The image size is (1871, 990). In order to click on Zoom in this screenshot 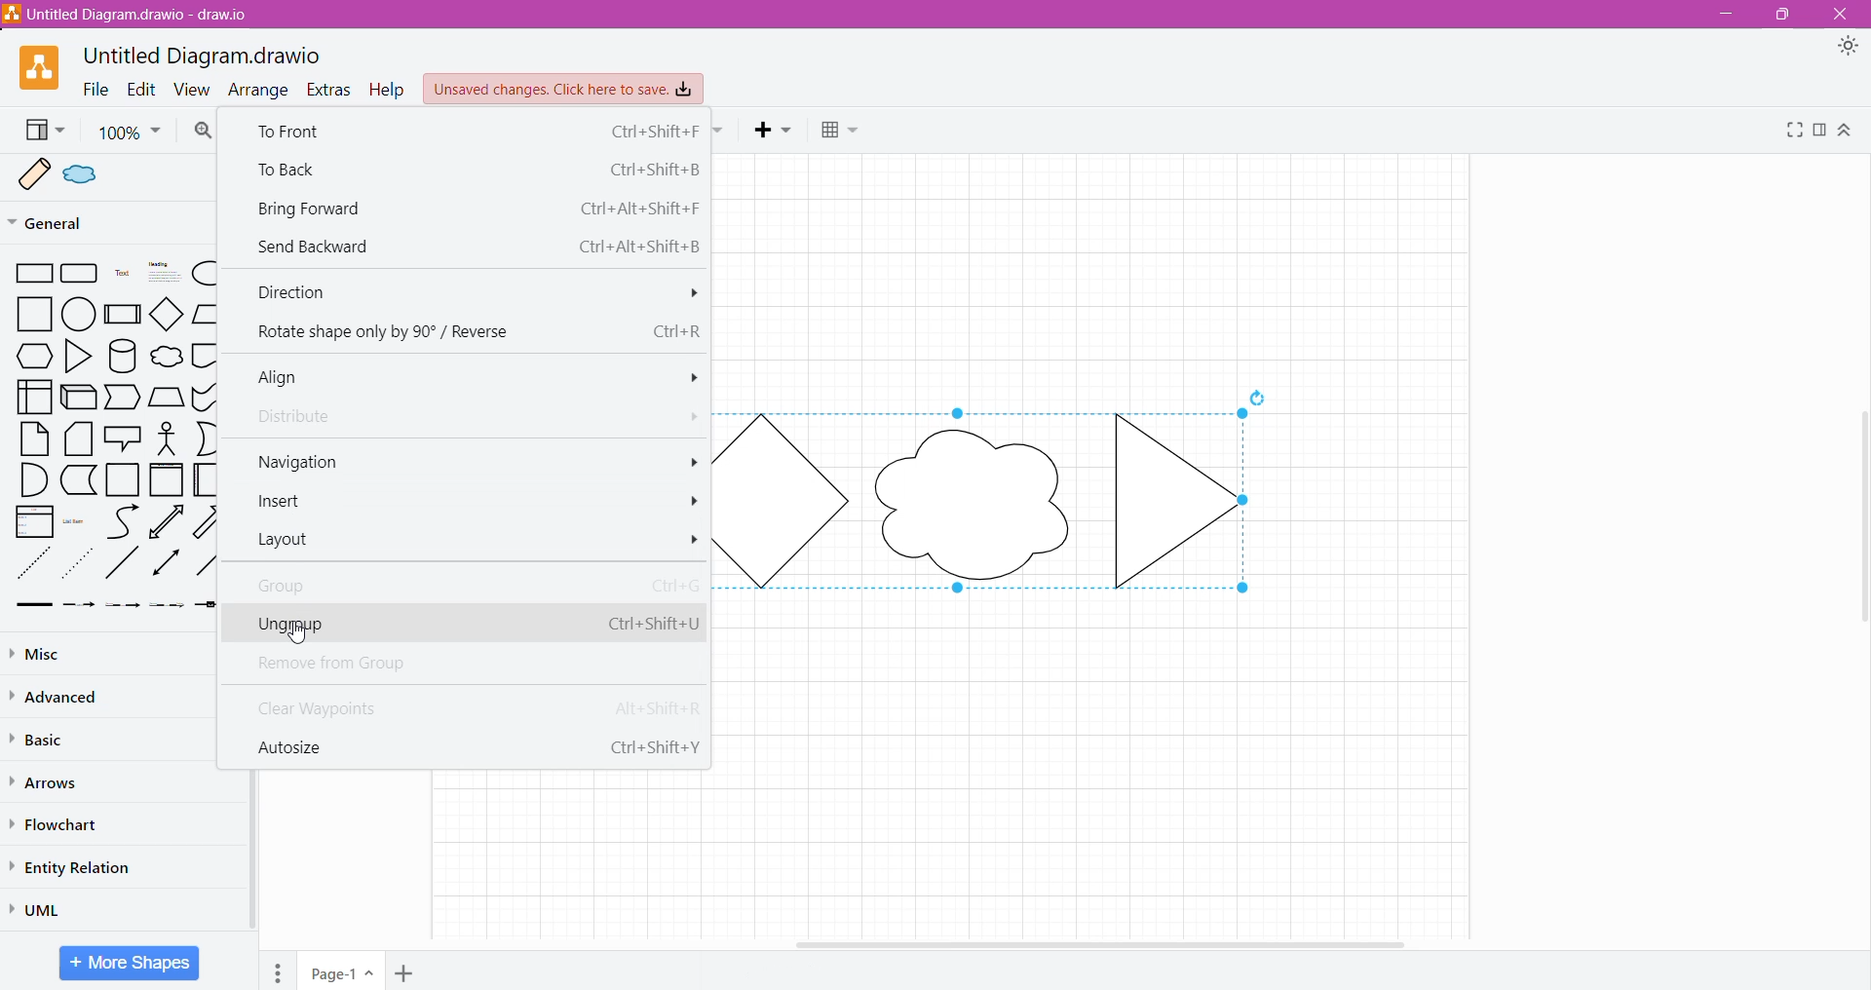, I will do `click(131, 133)`.